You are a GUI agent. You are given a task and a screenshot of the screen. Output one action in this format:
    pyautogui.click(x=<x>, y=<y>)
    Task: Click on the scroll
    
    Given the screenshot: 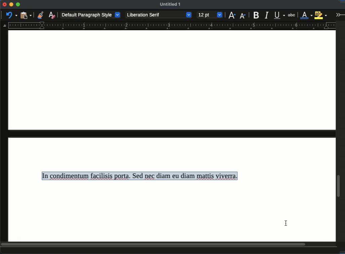 What is the action you would take?
    pyautogui.click(x=340, y=131)
    